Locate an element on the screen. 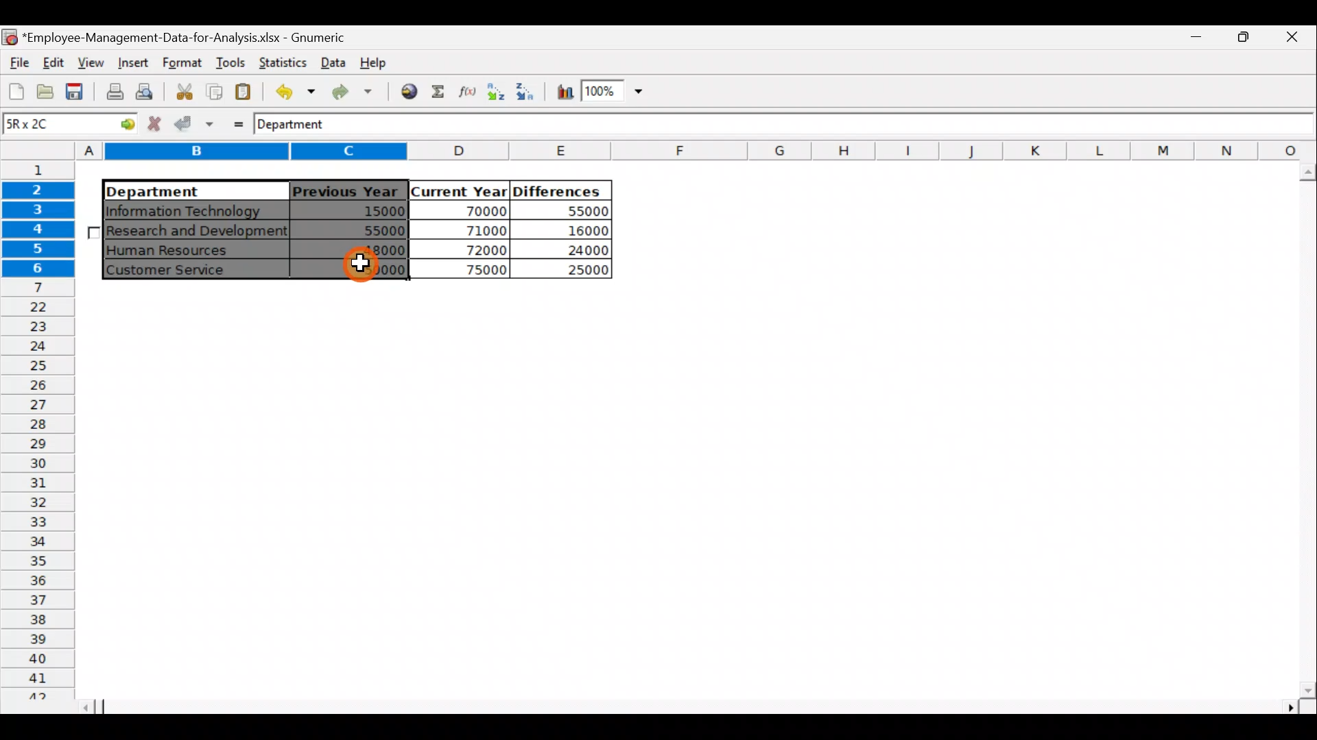  Help is located at coordinates (376, 66).